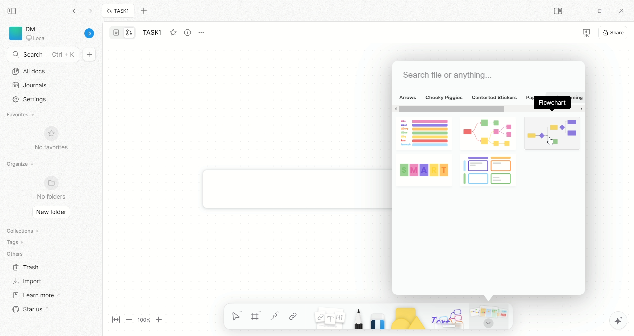 The width and height of the screenshot is (634, 336). I want to click on page magnification, so click(139, 321).